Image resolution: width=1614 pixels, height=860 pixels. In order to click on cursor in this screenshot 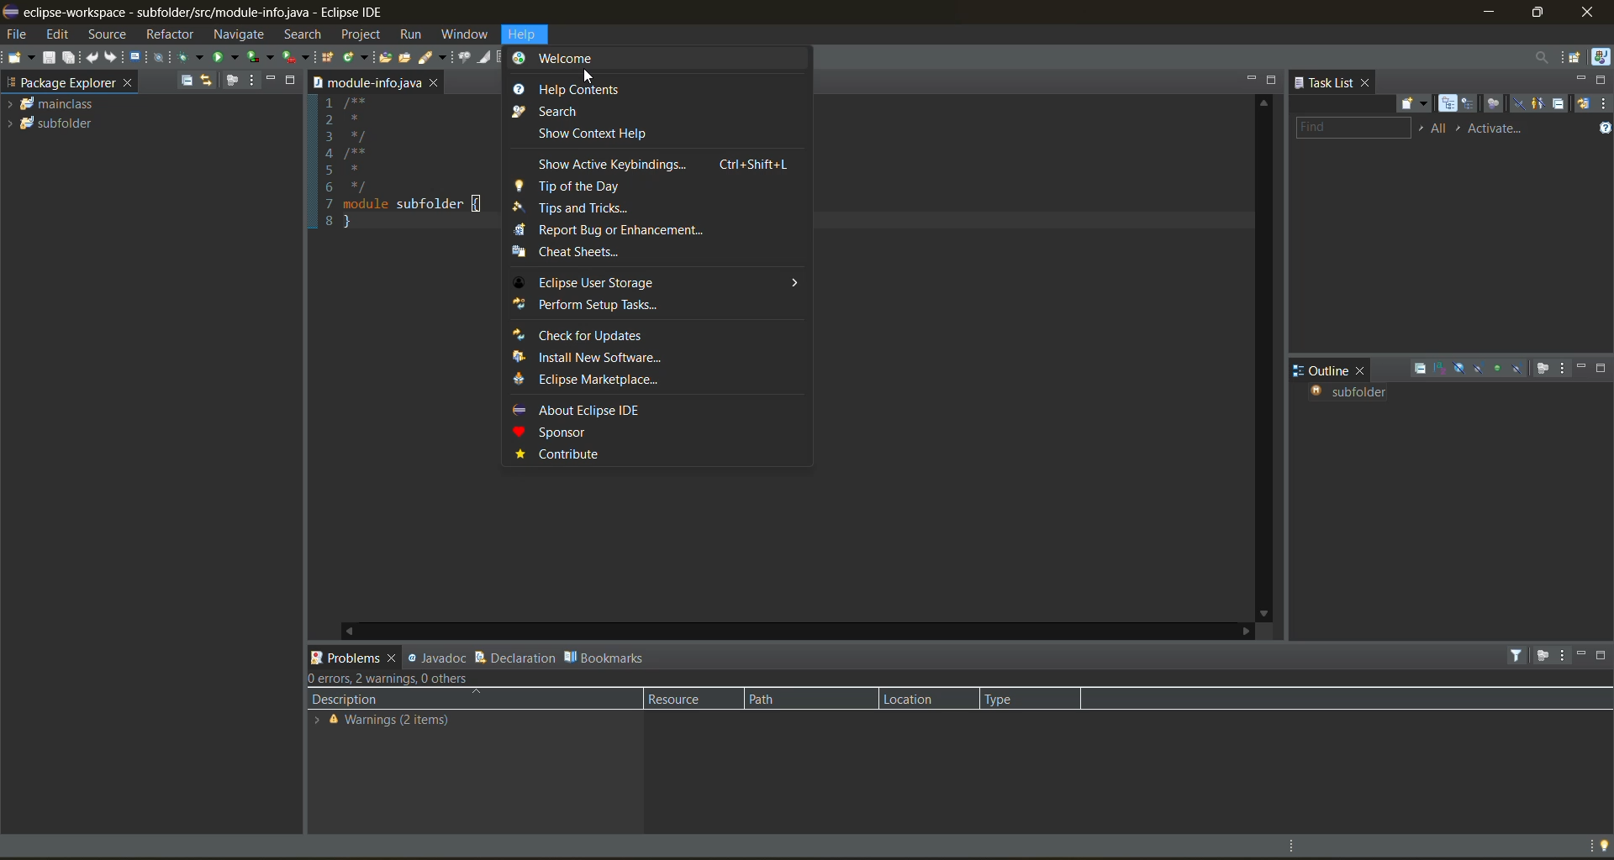, I will do `click(588, 77)`.